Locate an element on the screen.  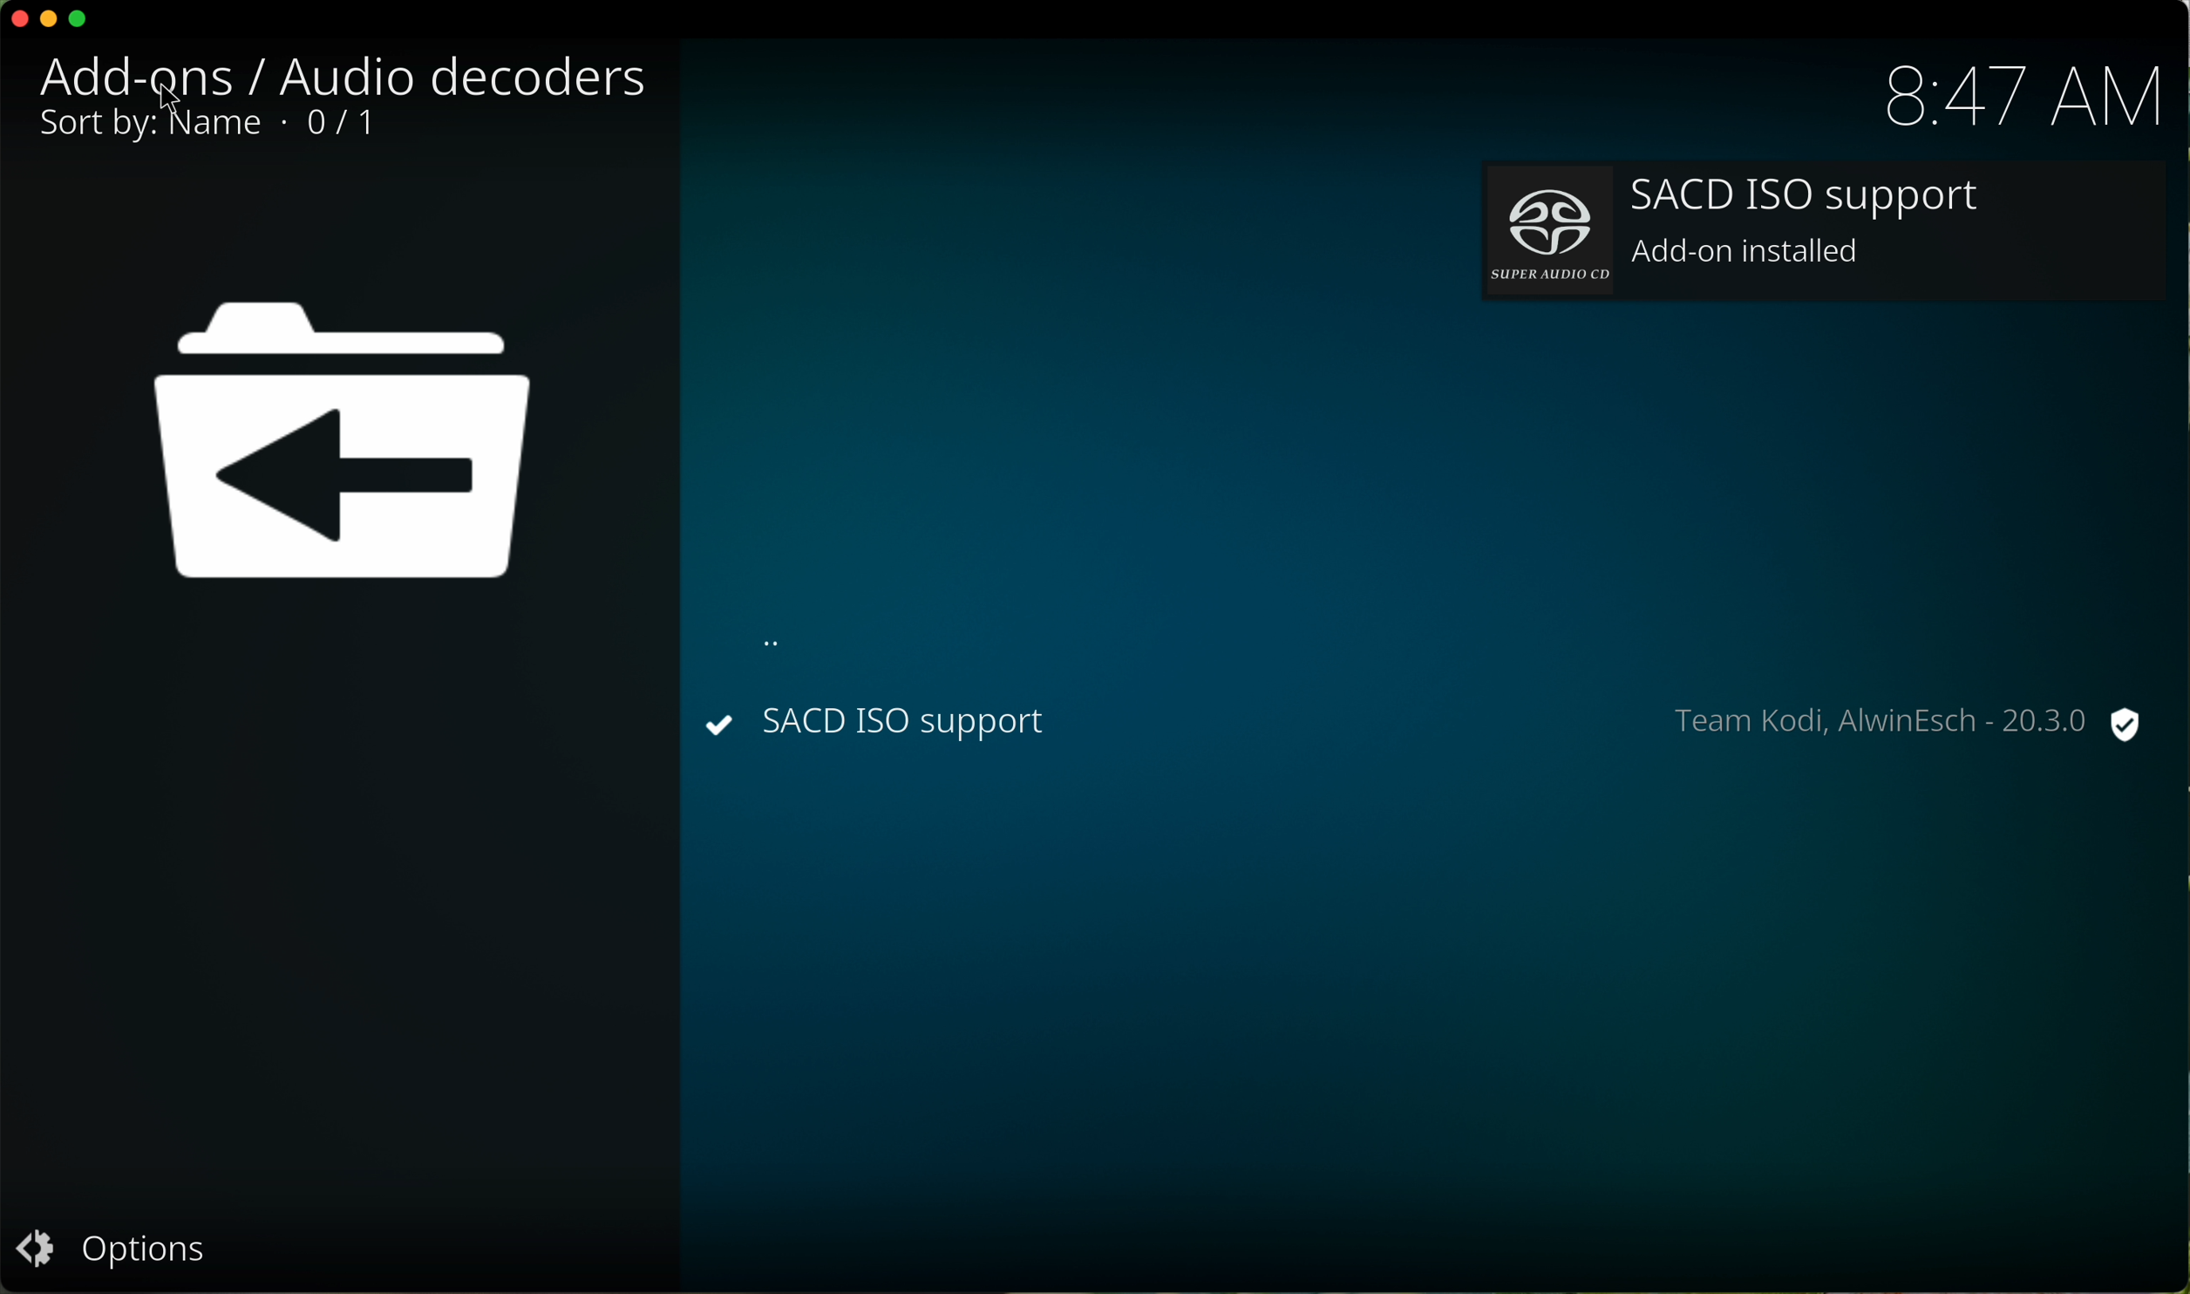
hour is located at coordinates (1998, 85).